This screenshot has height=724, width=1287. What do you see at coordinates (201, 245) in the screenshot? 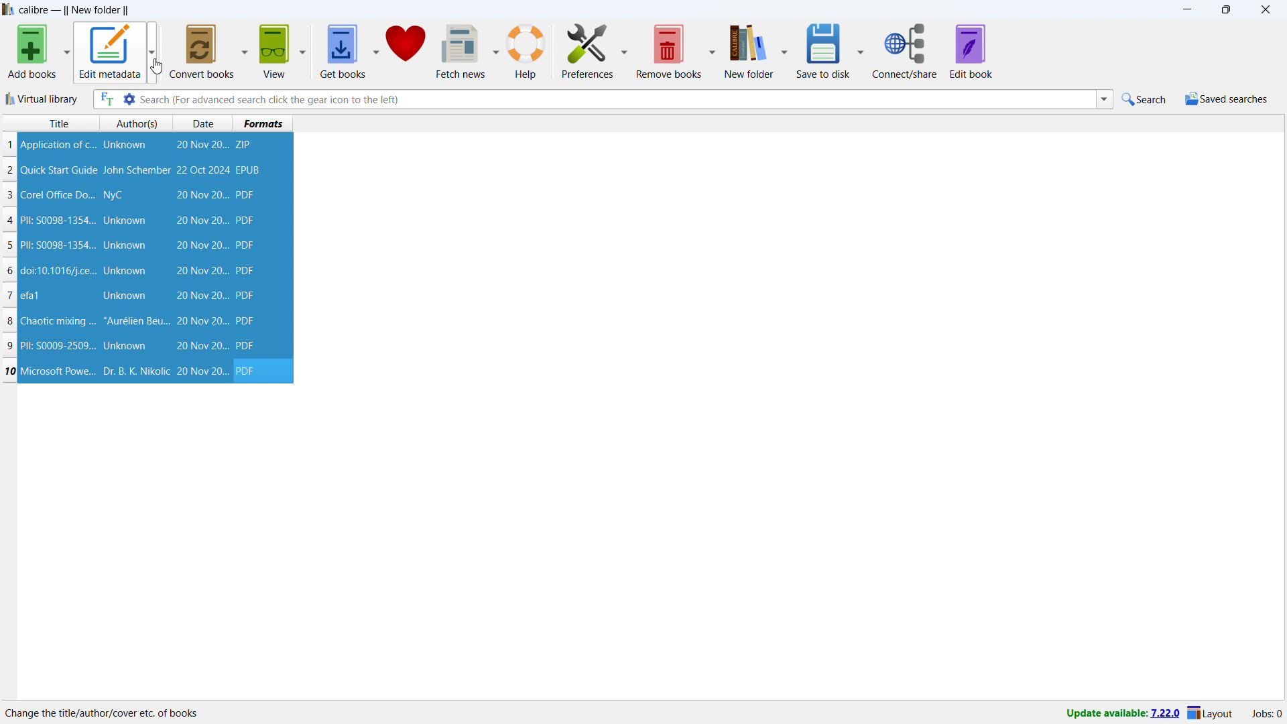
I see `20 Nov 20...` at bounding box center [201, 245].